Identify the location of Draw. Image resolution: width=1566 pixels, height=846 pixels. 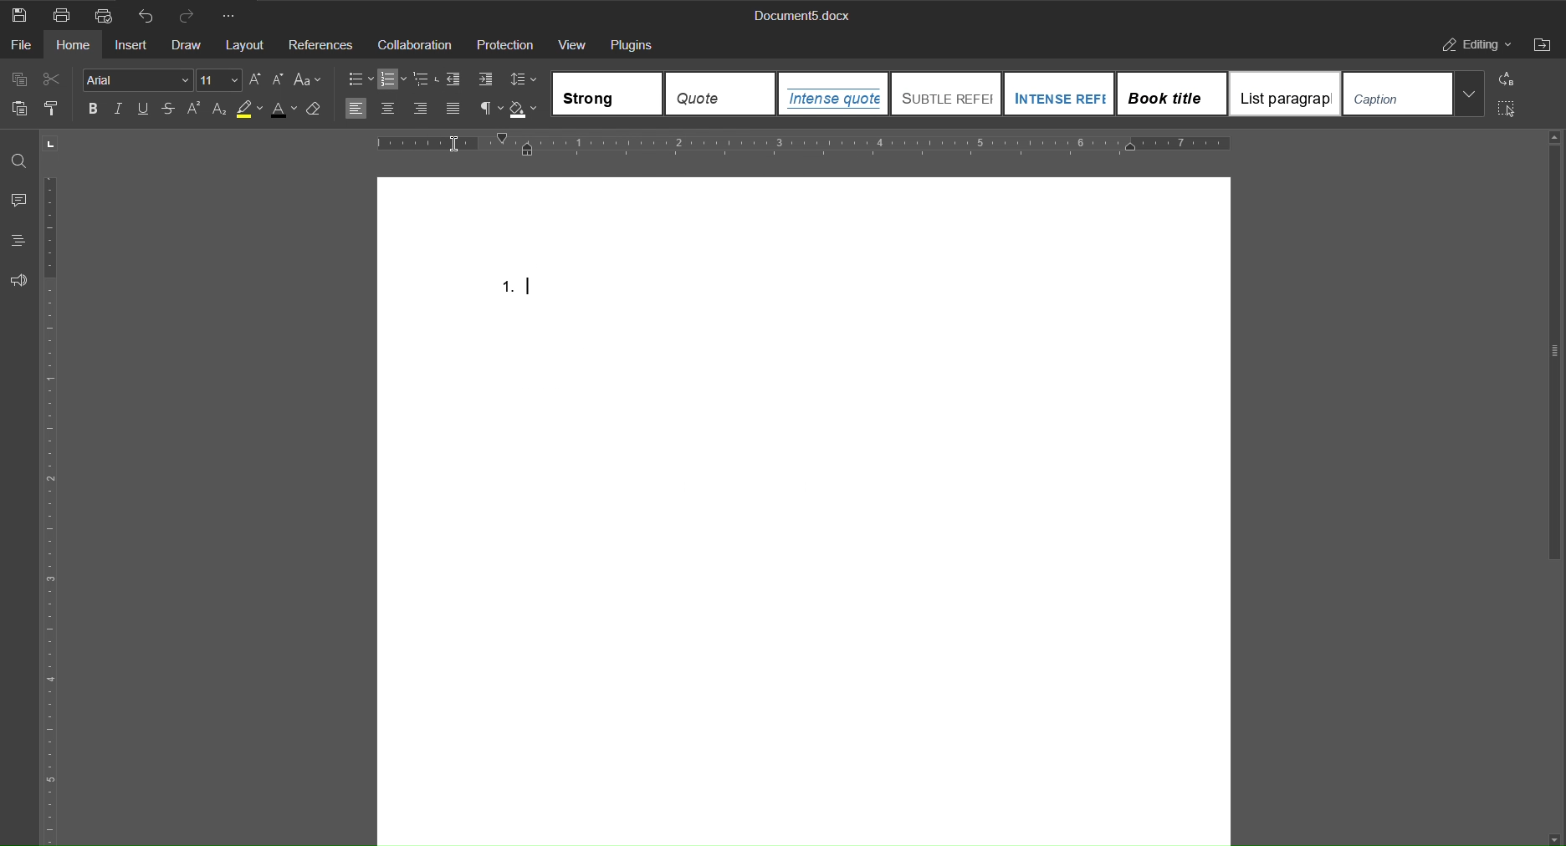
(189, 47).